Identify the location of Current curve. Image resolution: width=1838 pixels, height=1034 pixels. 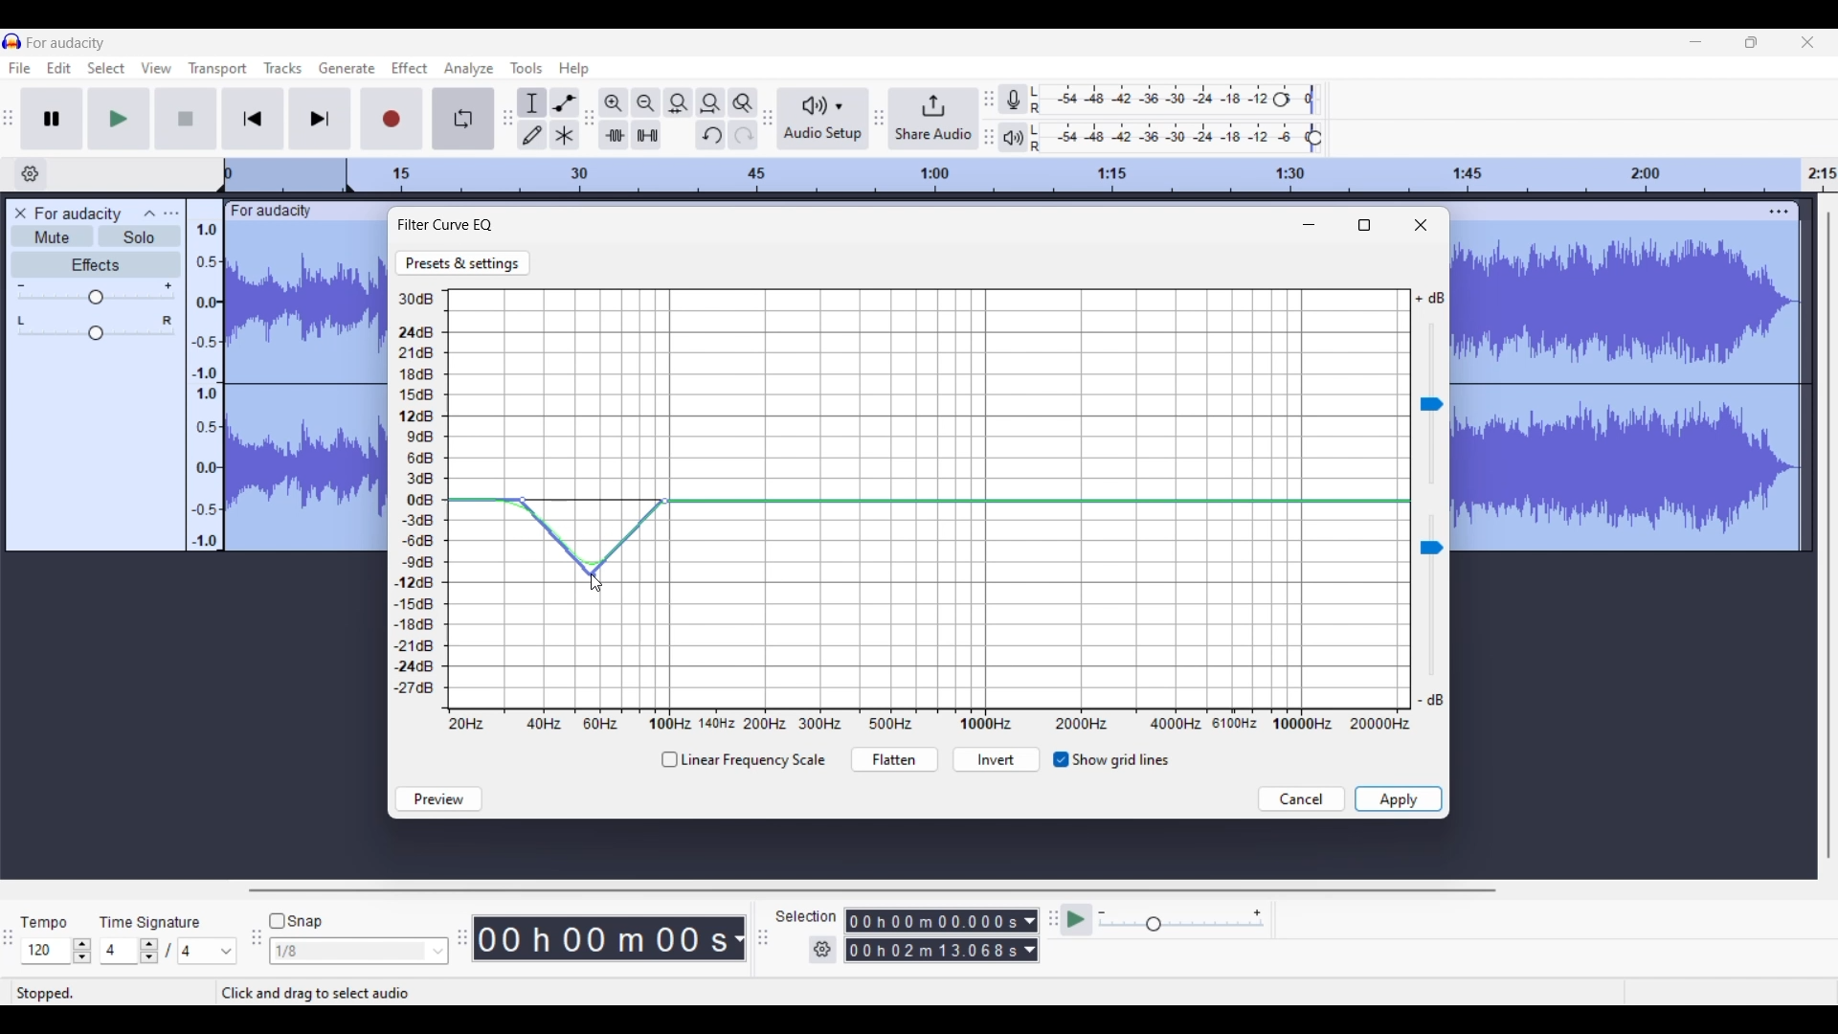
(929, 491).